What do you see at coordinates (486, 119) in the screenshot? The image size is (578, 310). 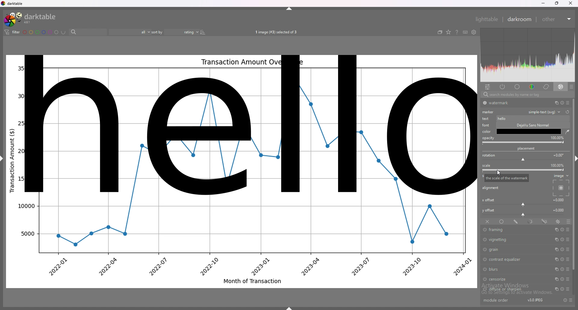 I see `text` at bounding box center [486, 119].